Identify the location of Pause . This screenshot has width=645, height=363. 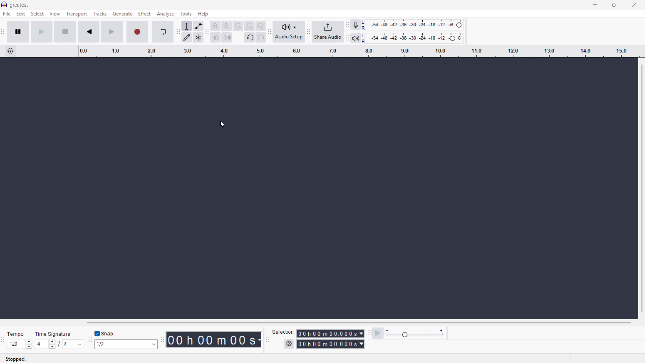
(18, 32).